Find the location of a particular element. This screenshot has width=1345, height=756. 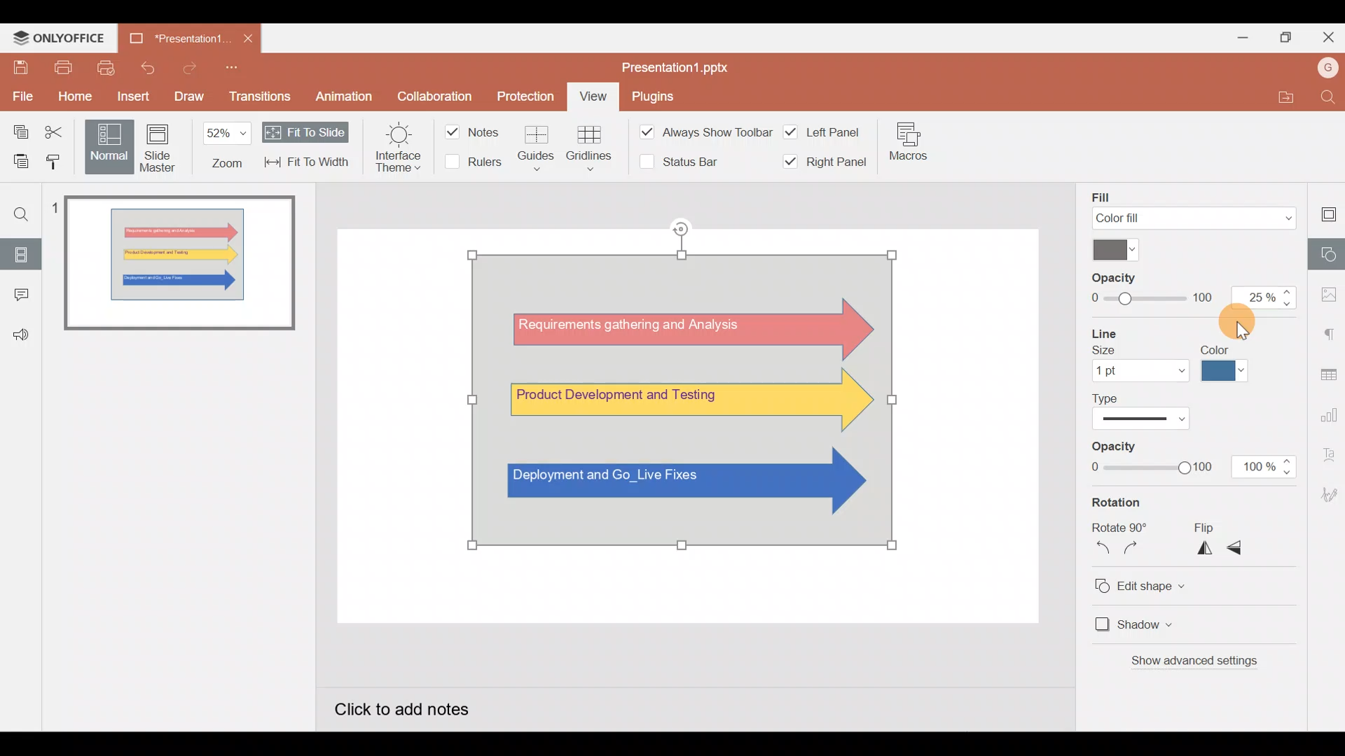

Line type is located at coordinates (1151, 410).